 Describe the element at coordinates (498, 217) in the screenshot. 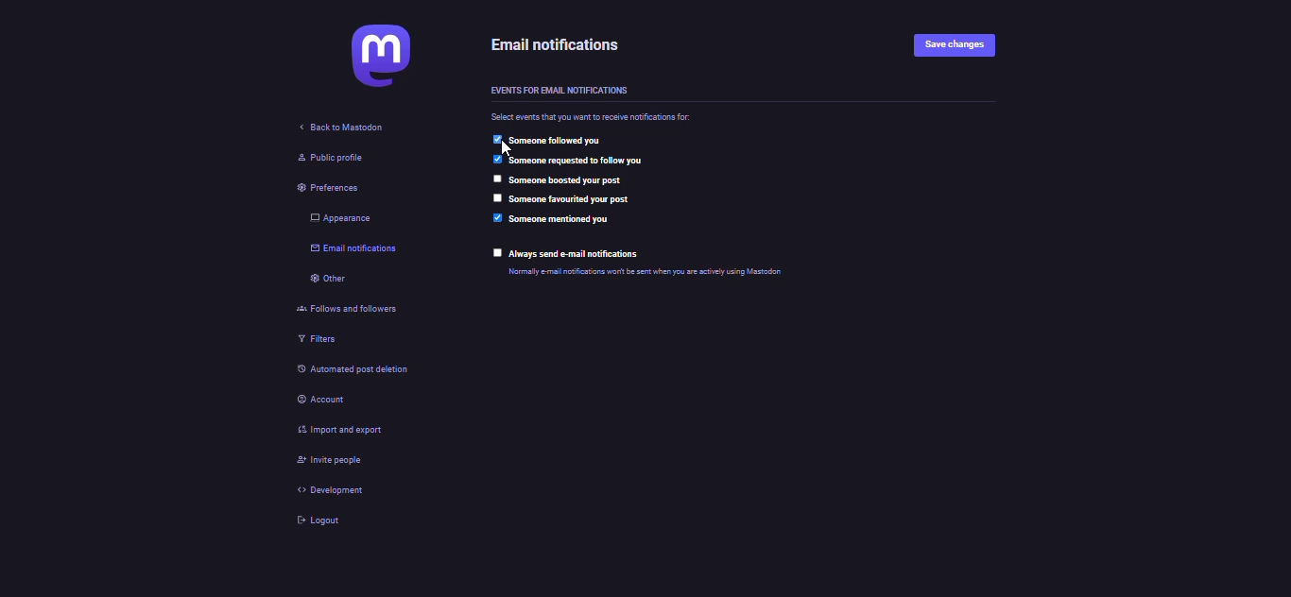

I see `enabled` at that location.